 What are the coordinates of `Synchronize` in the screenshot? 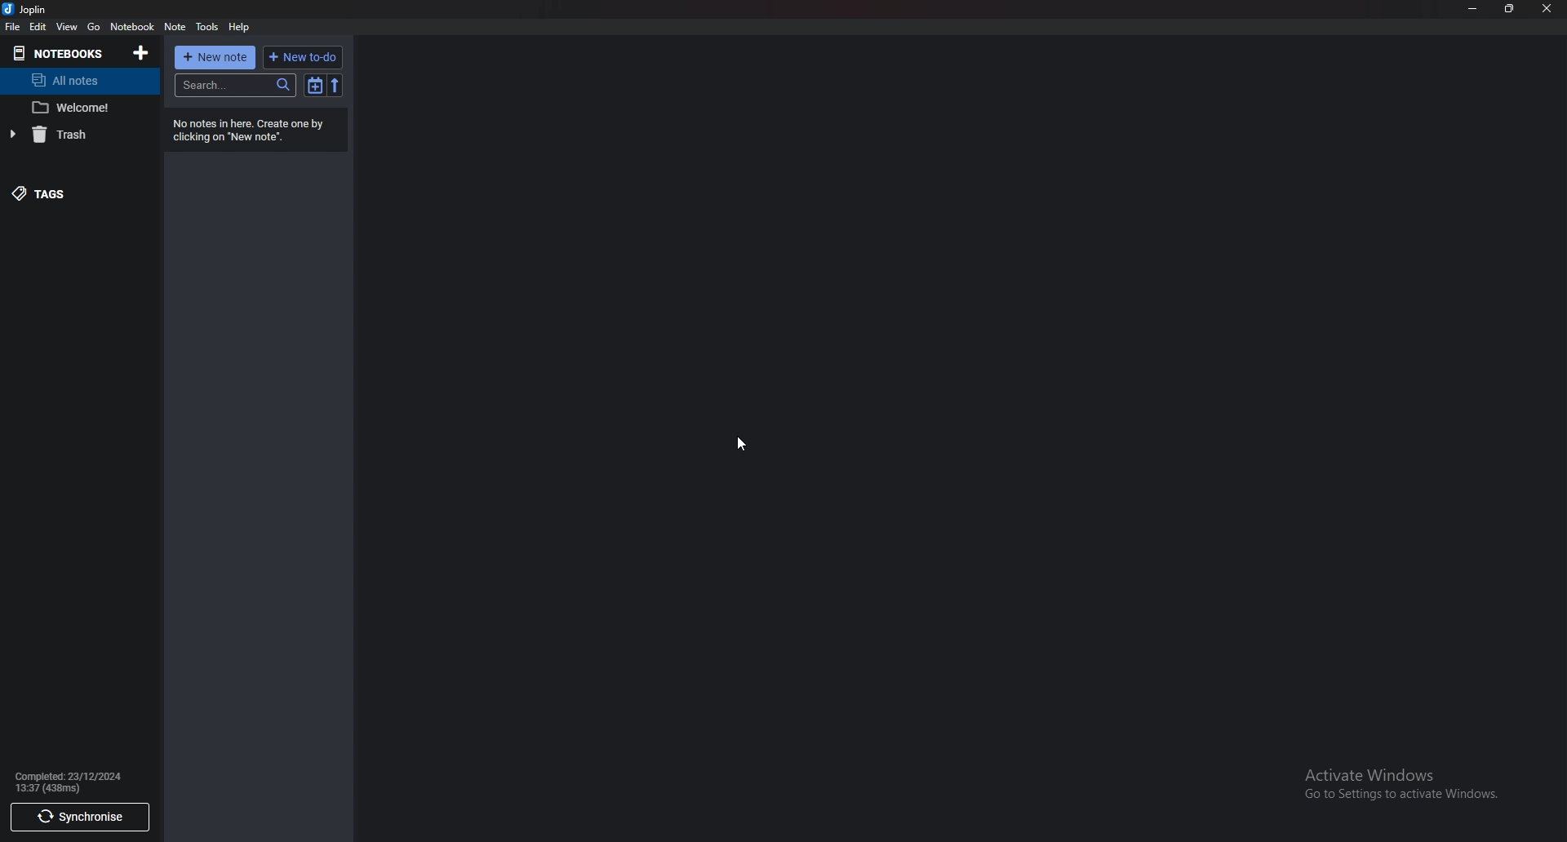 It's located at (82, 817).